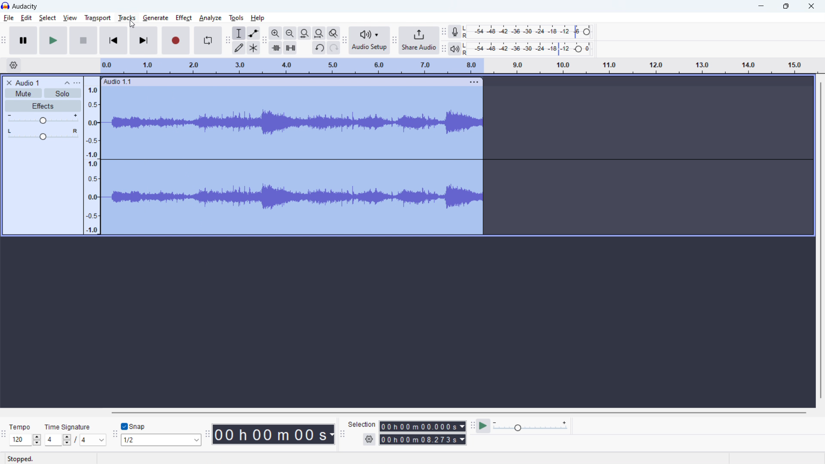 The image size is (825, 464). I want to click on selection tool, so click(239, 33).